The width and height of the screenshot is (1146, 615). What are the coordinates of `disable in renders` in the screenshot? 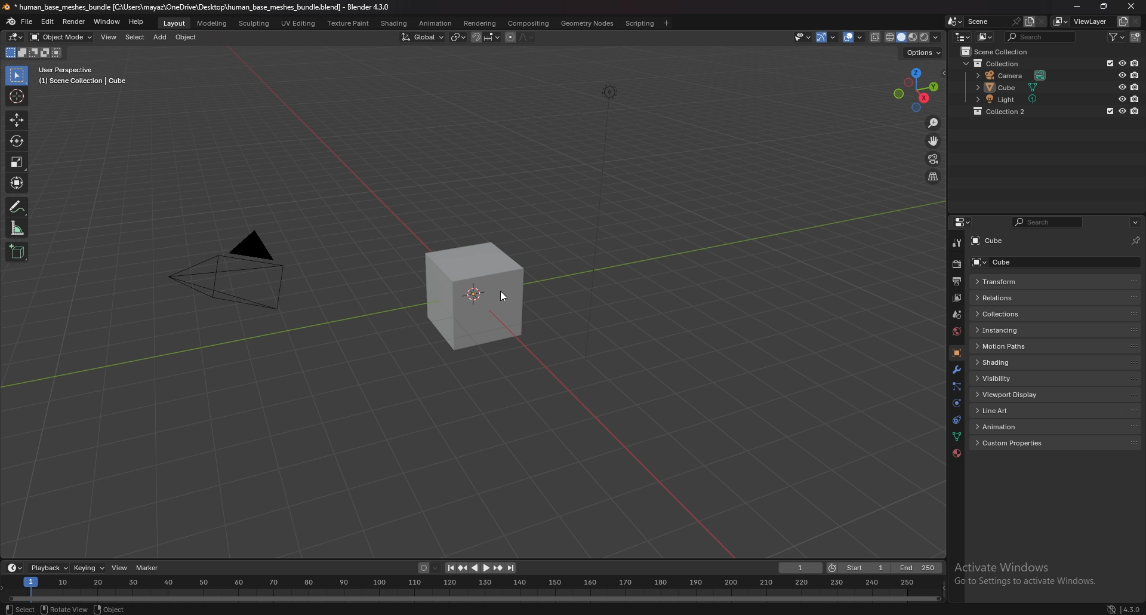 It's located at (1136, 87).